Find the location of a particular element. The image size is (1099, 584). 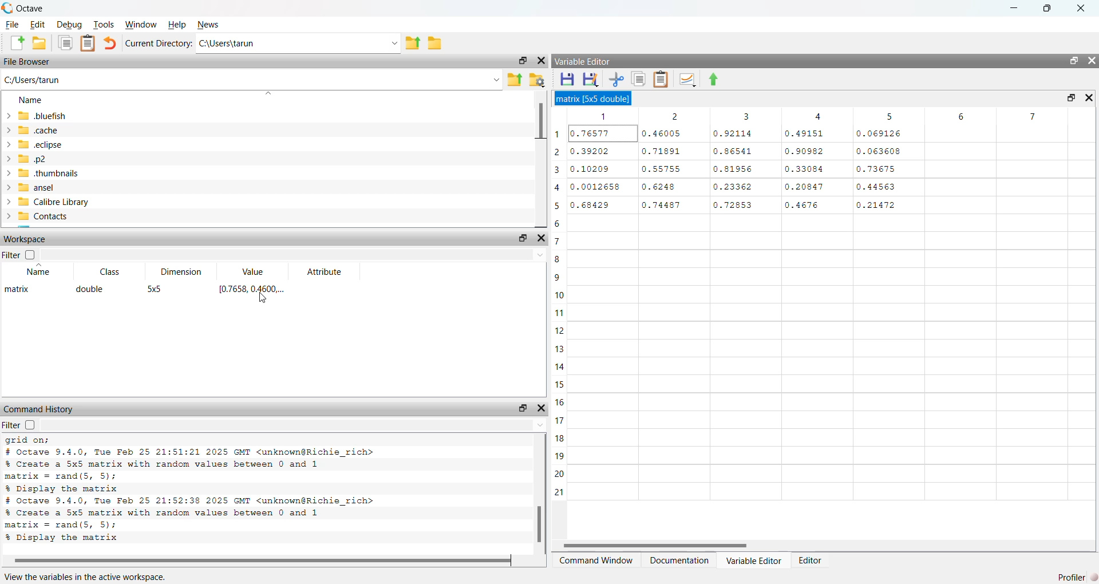

ech is located at coordinates (34, 145).